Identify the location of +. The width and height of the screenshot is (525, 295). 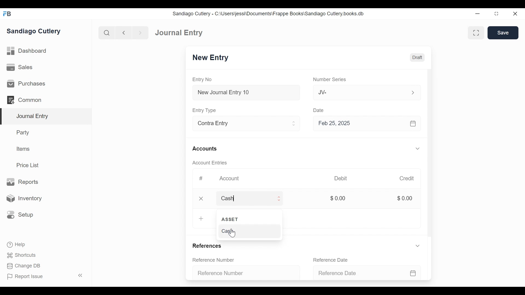
(201, 218).